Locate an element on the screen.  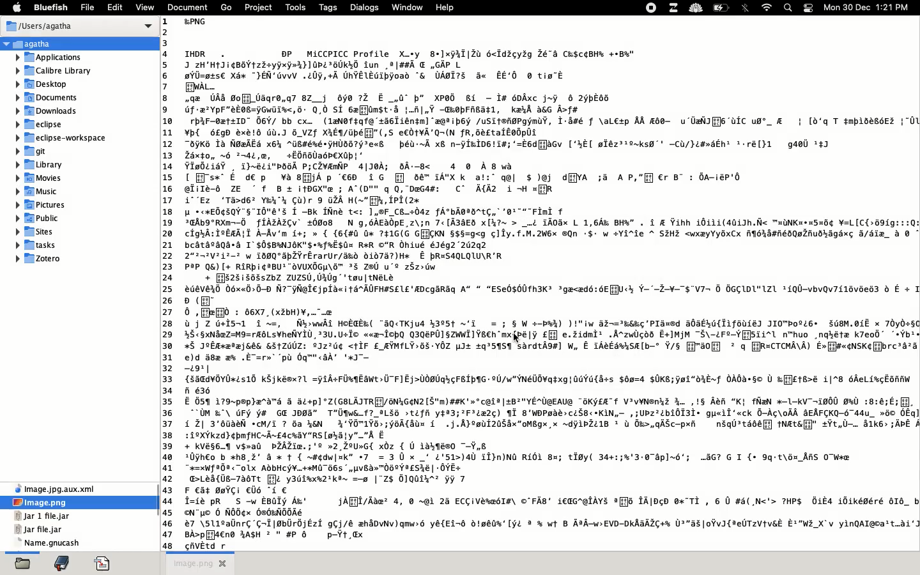
tags is located at coordinates (330, 8).